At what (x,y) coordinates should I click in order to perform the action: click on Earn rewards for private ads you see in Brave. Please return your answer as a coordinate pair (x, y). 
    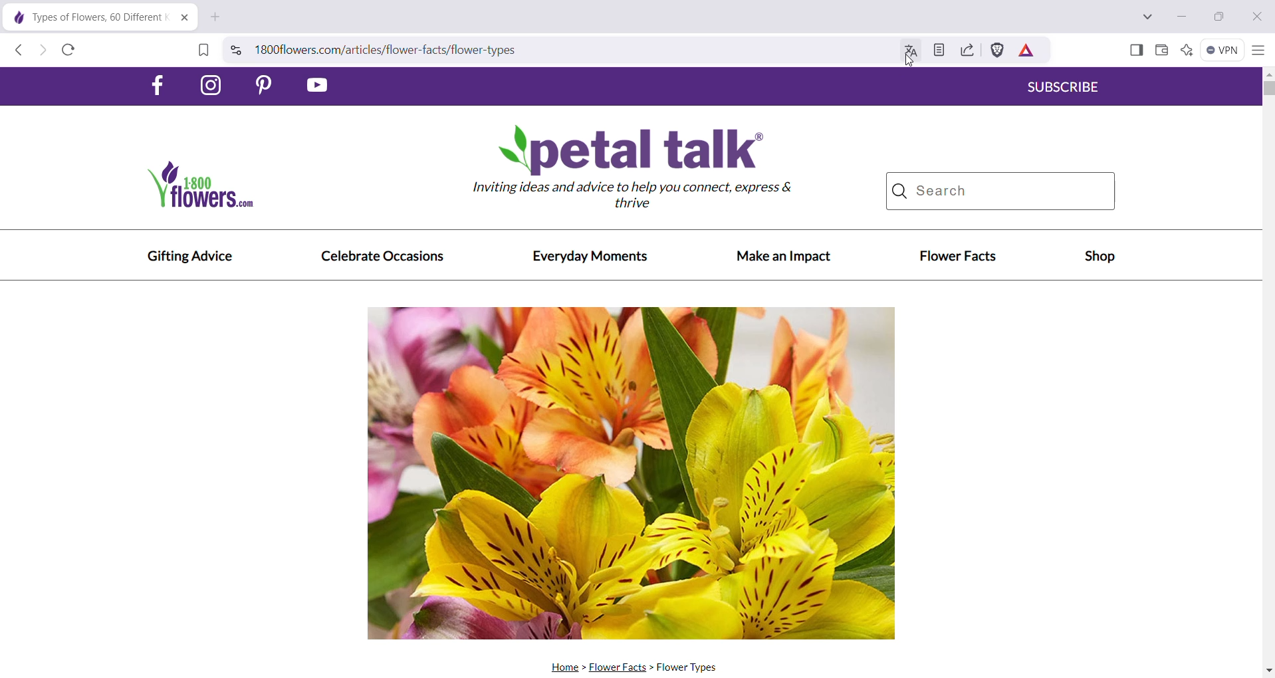
    Looking at the image, I should click on (1024, 51).